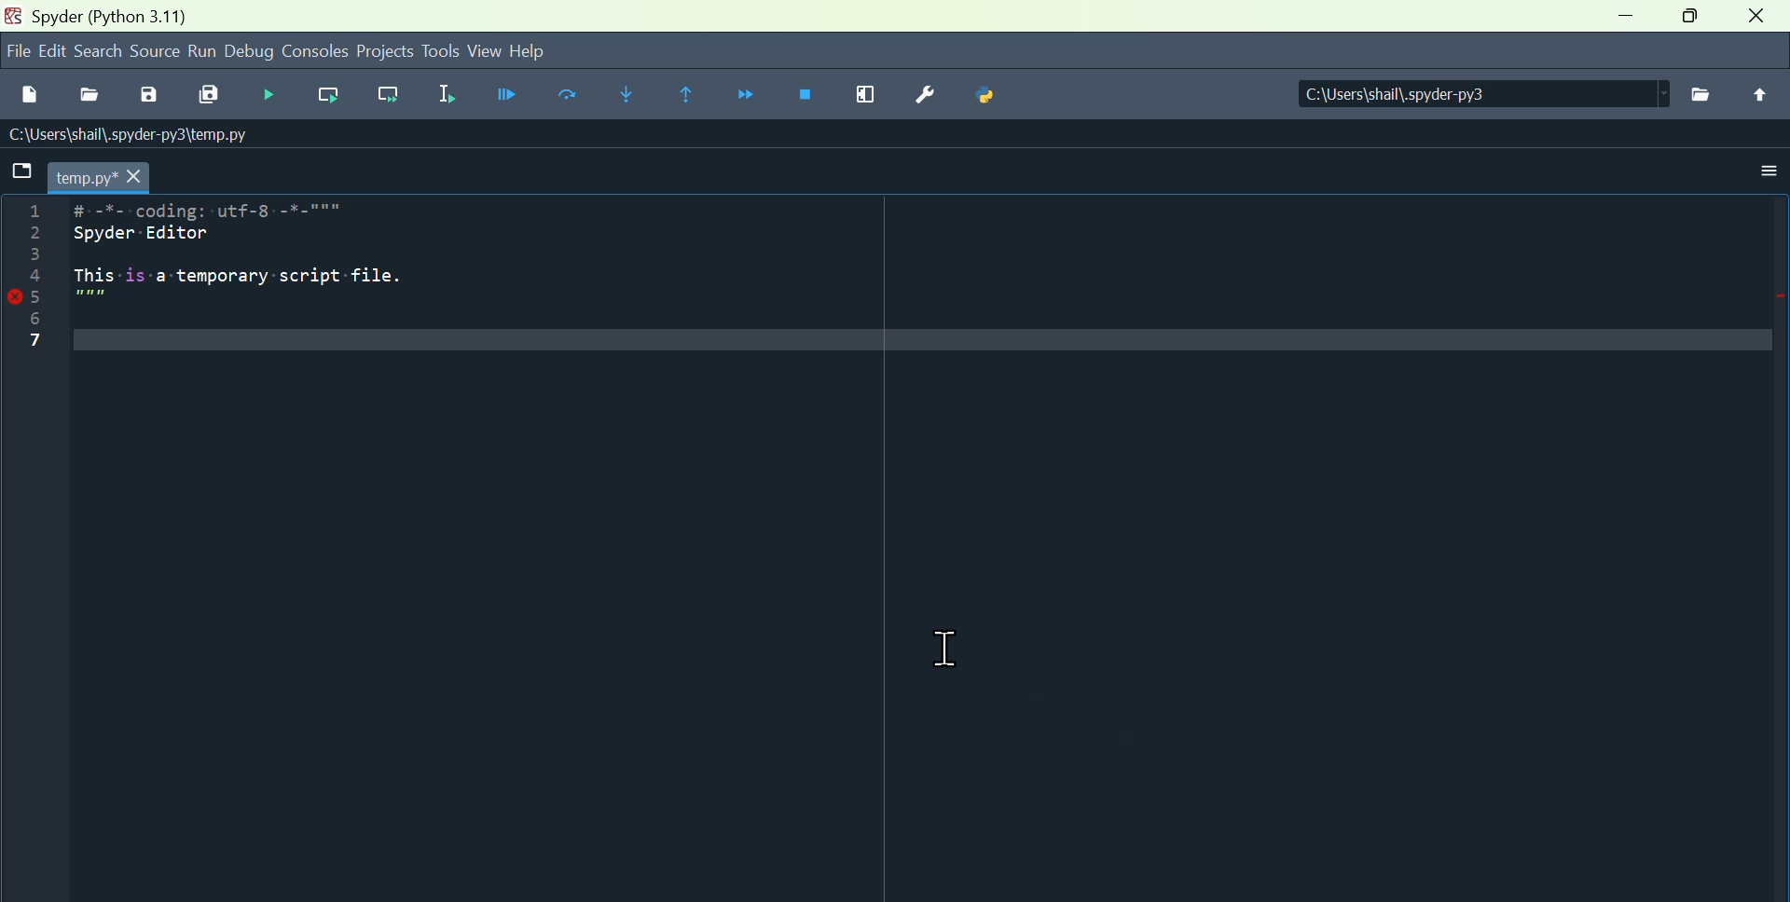 This screenshot has width=1790, height=902. What do you see at coordinates (316, 49) in the screenshot?
I see `Consoles` at bounding box center [316, 49].